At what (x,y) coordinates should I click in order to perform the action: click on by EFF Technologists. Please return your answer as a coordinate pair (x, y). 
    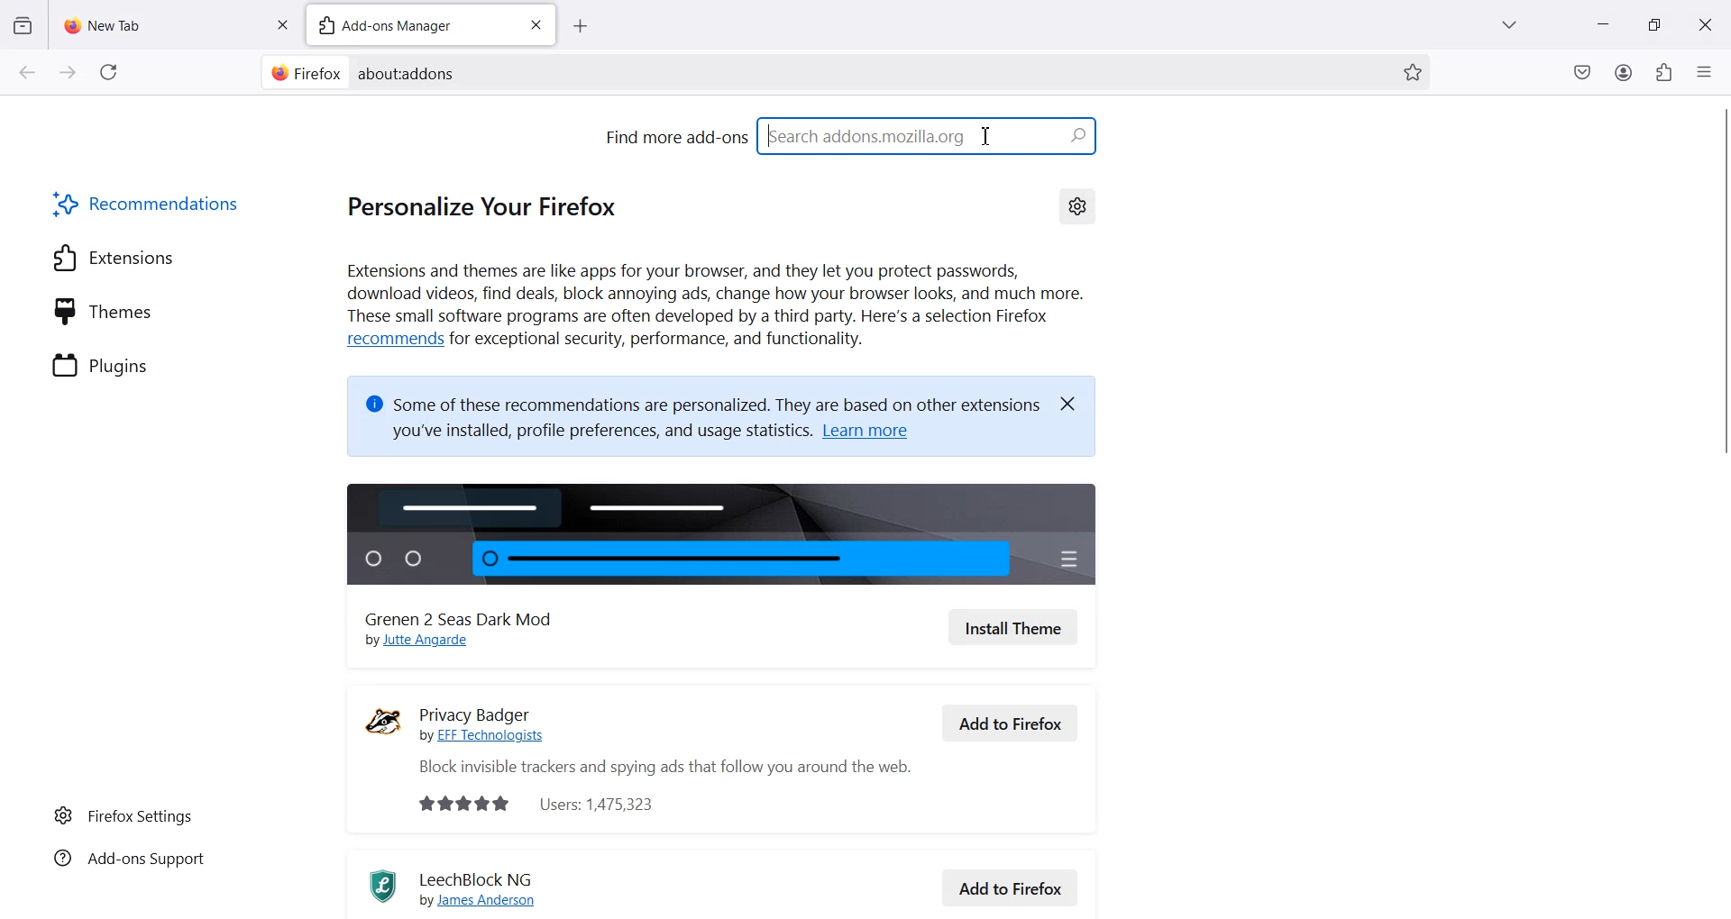
    Looking at the image, I should click on (490, 736).